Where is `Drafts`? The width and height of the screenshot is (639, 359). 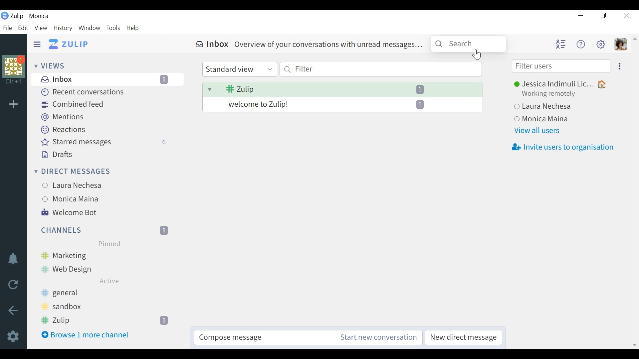 Drafts is located at coordinates (57, 154).